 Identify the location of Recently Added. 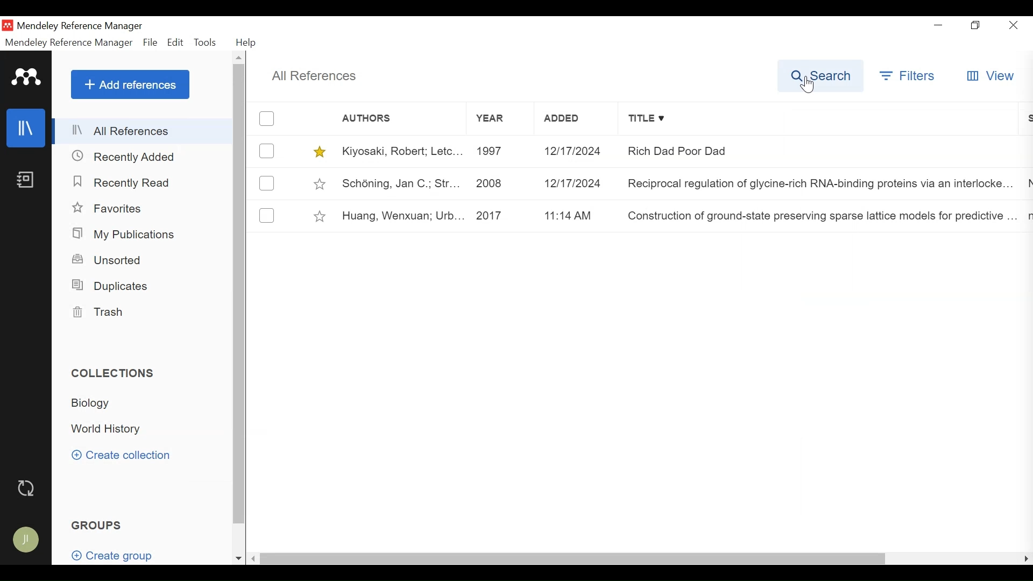
(128, 157).